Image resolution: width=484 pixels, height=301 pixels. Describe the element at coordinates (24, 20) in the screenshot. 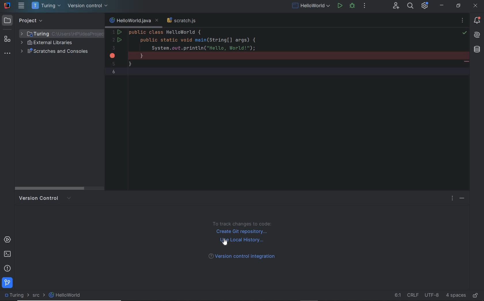

I see `project` at that location.